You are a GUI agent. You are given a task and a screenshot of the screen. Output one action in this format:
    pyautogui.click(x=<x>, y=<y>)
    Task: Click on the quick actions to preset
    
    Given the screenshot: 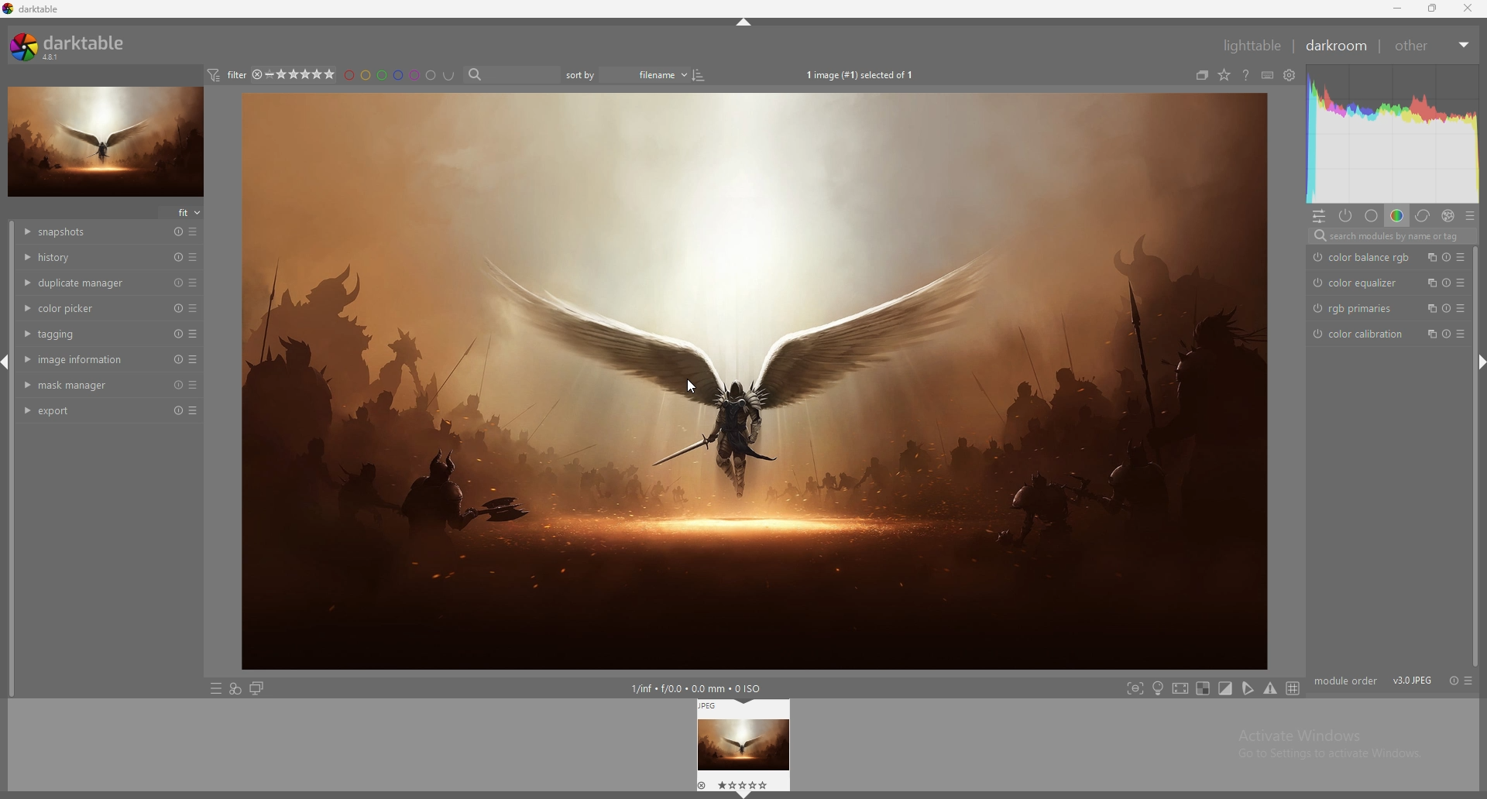 What is the action you would take?
    pyautogui.click(x=215, y=689)
    